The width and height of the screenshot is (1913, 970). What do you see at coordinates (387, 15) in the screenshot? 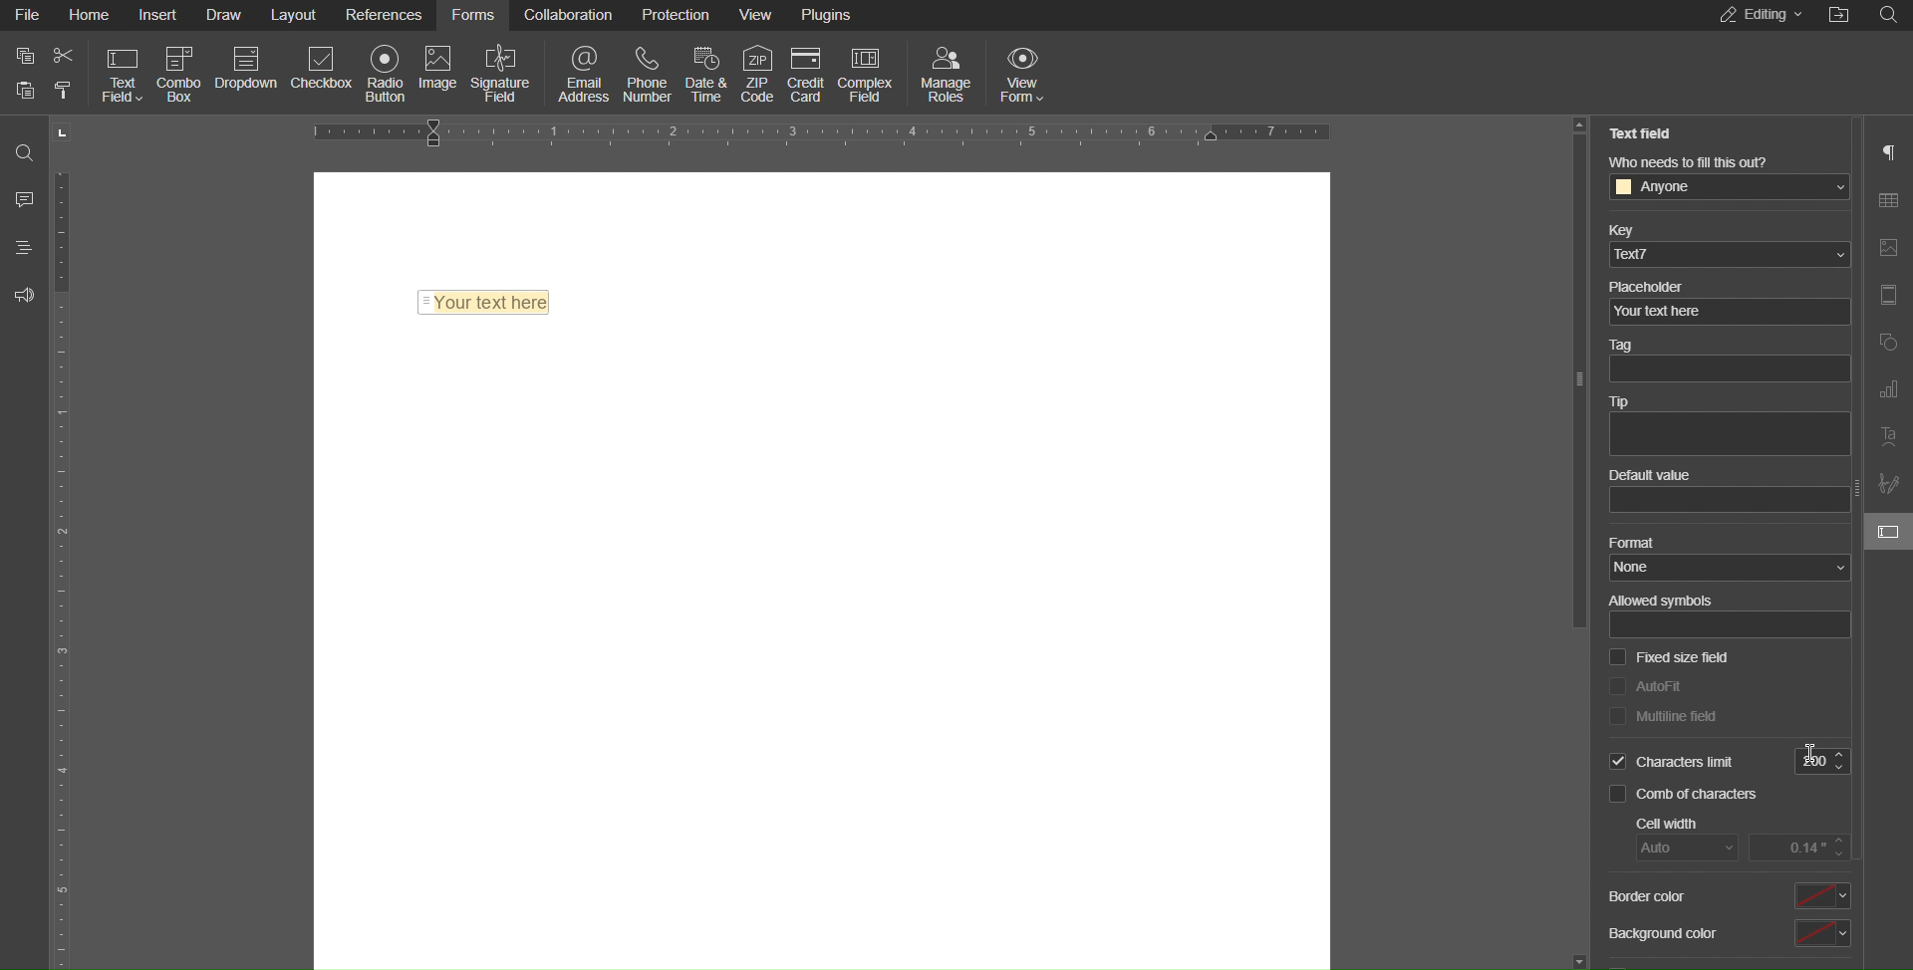
I see `References` at bounding box center [387, 15].